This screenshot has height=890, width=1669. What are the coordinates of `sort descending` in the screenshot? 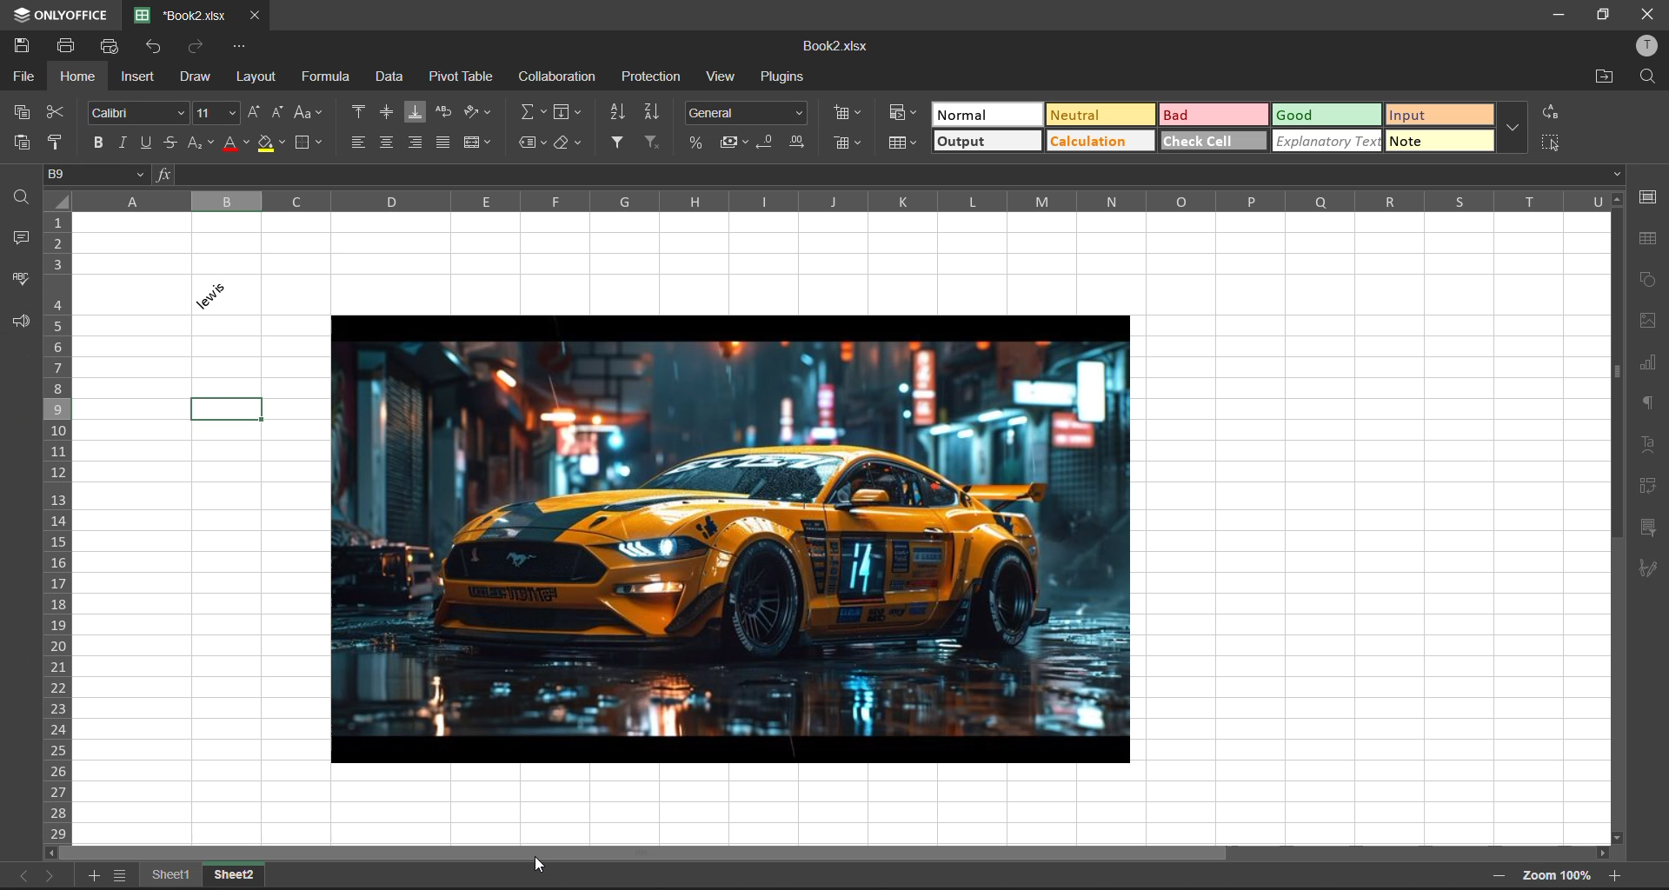 It's located at (651, 113).